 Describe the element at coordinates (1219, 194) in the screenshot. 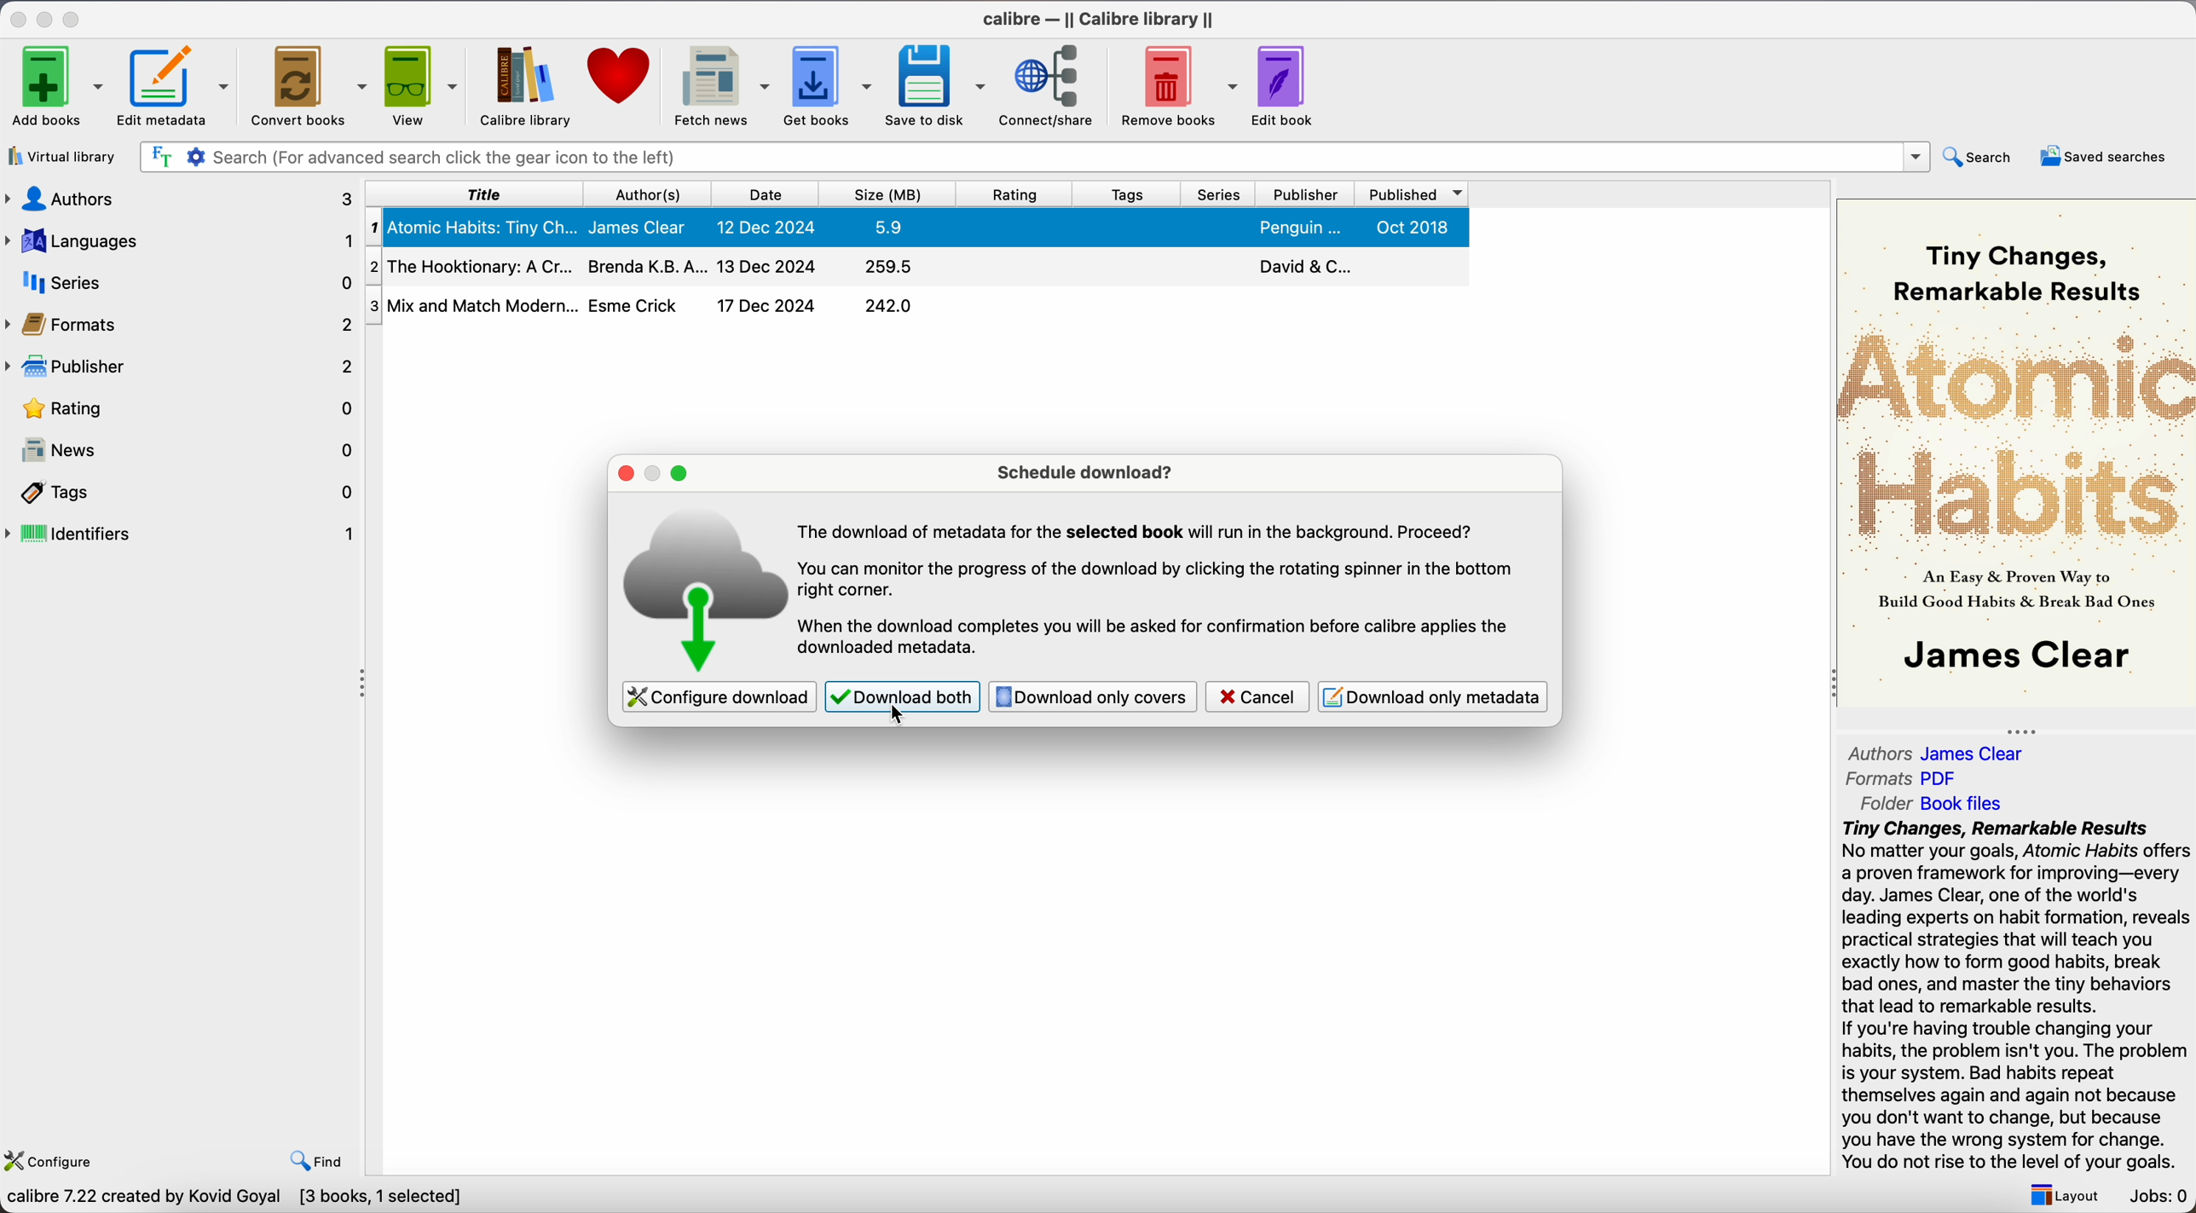

I see `series` at that location.